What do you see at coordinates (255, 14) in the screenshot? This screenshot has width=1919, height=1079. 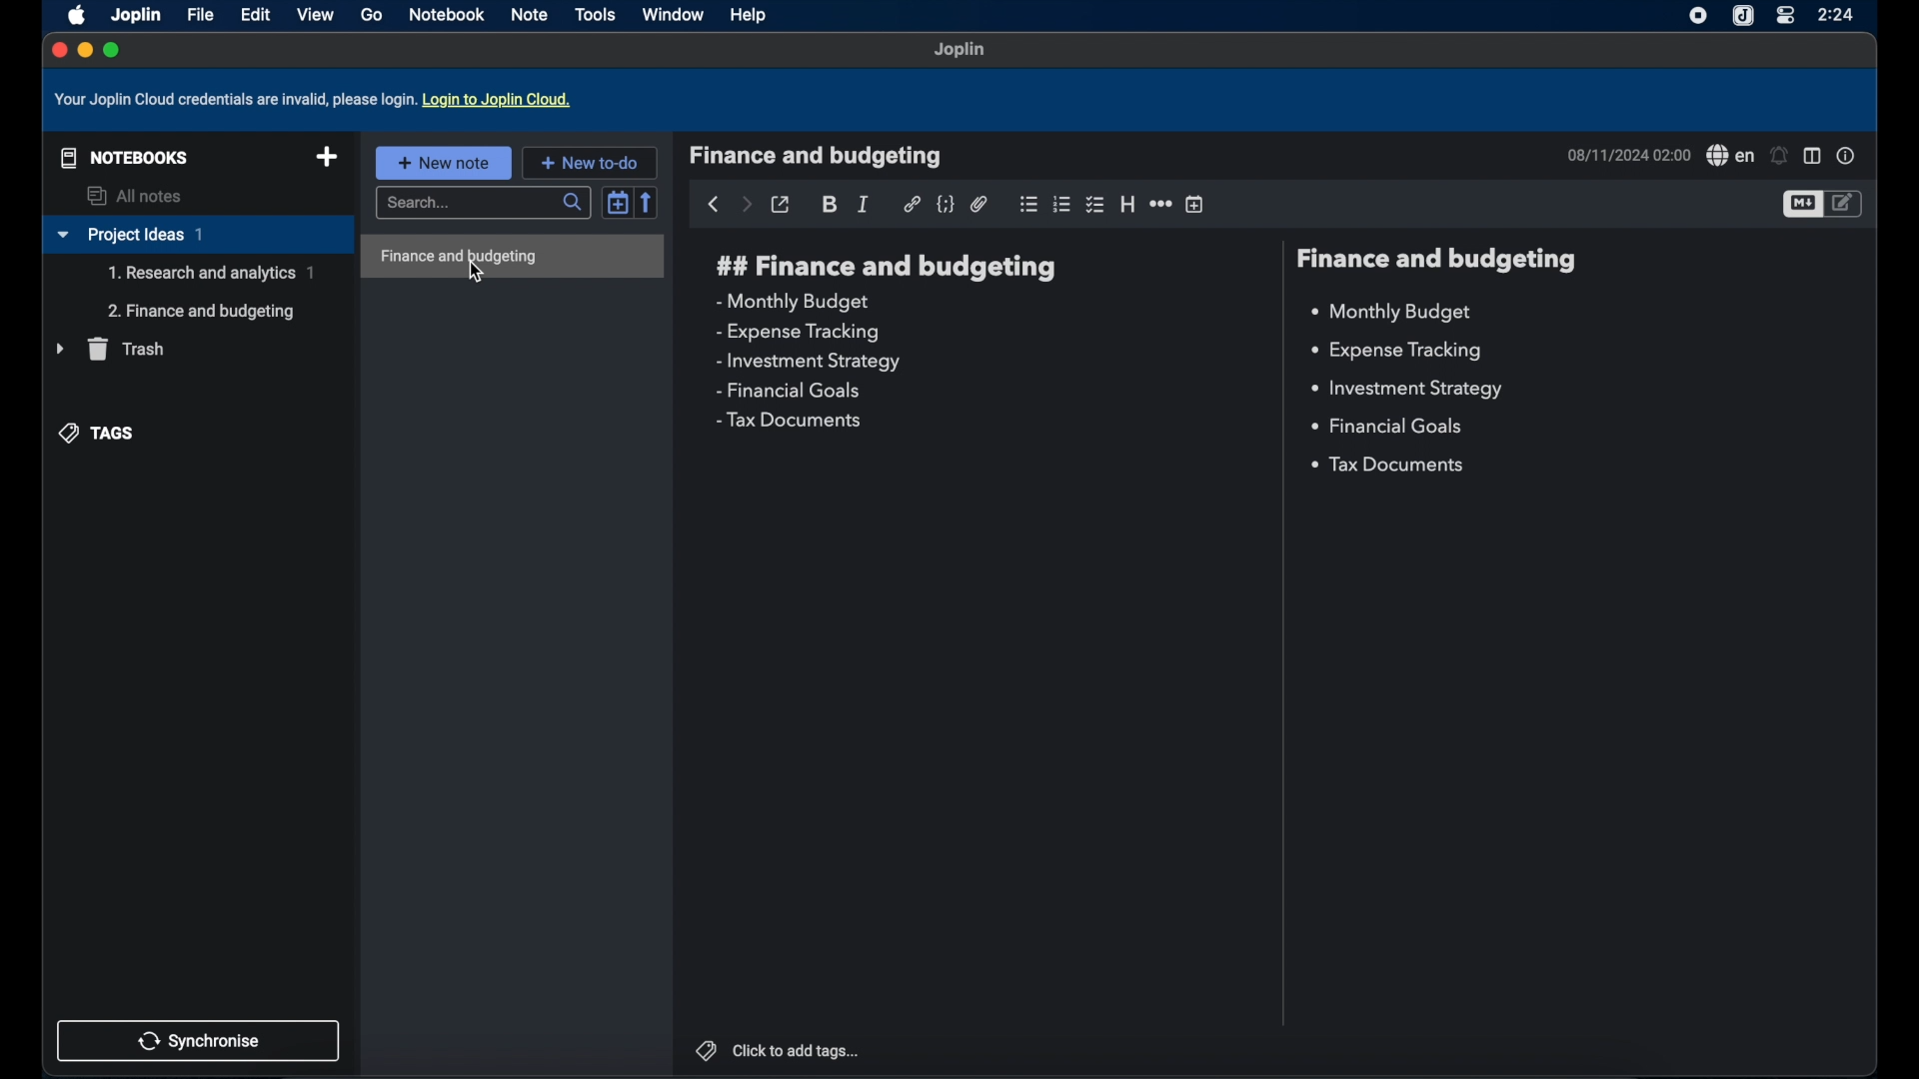 I see `edit` at bounding box center [255, 14].